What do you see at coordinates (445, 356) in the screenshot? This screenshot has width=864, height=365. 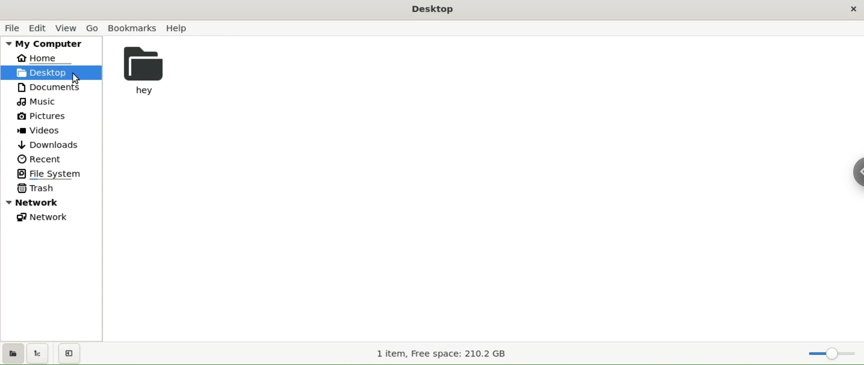 I see `1 item, Free space: 210.2 GB` at bounding box center [445, 356].